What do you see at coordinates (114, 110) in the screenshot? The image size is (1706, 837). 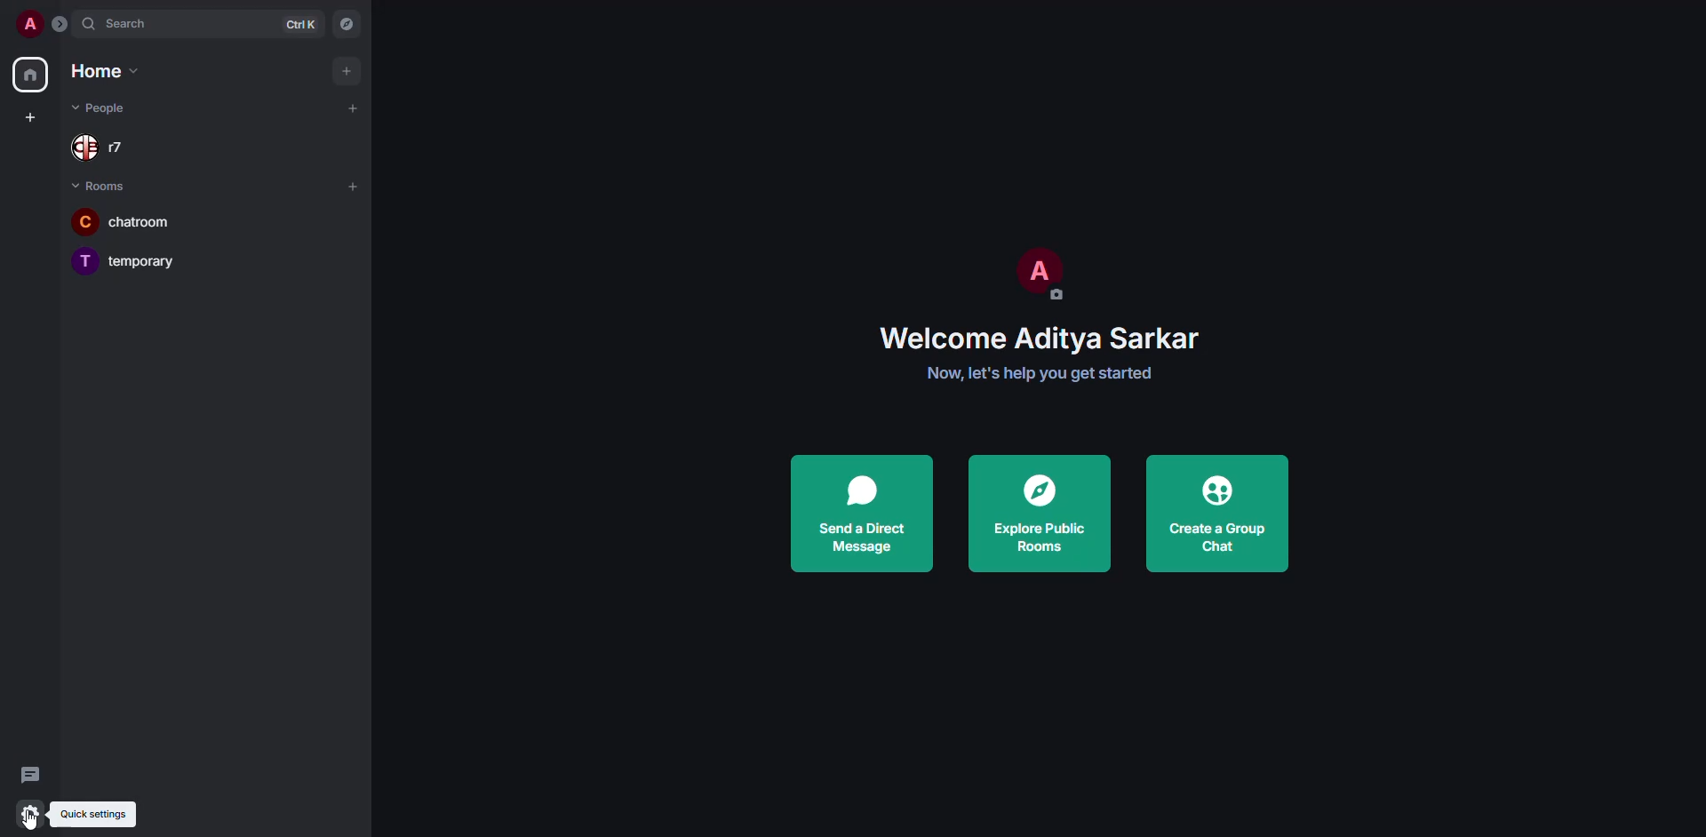 I see `people` at bounding box center [114, 110].